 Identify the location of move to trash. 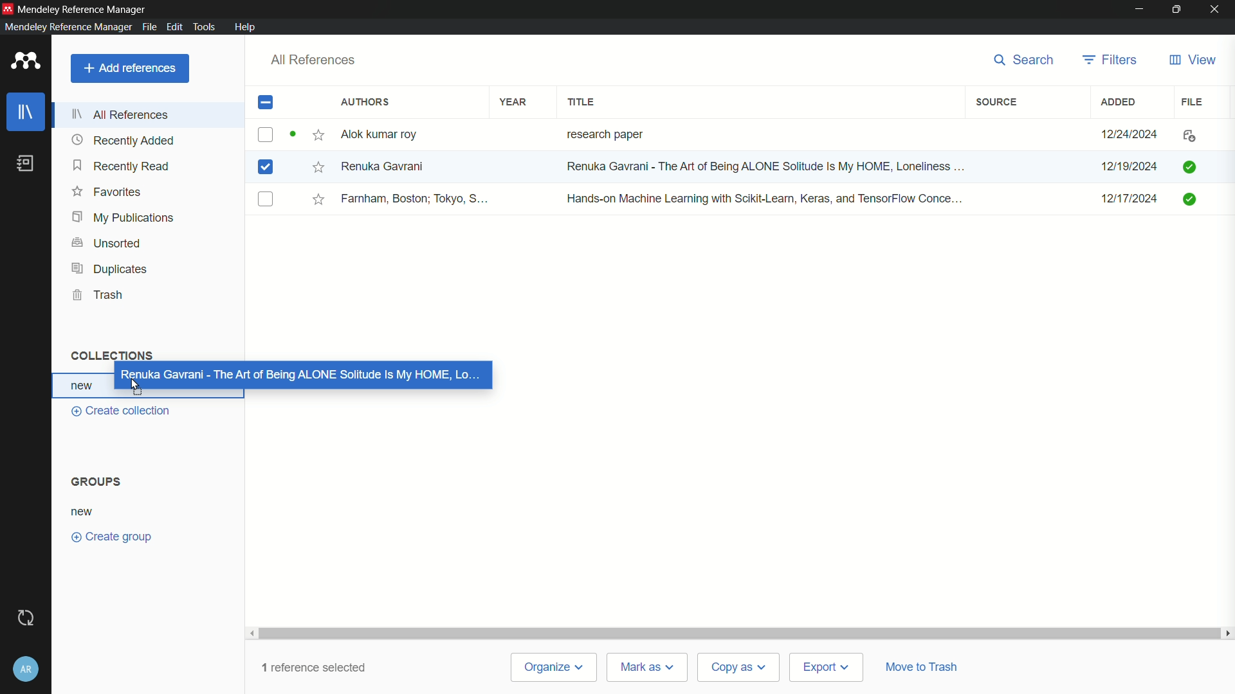
(925, 667).